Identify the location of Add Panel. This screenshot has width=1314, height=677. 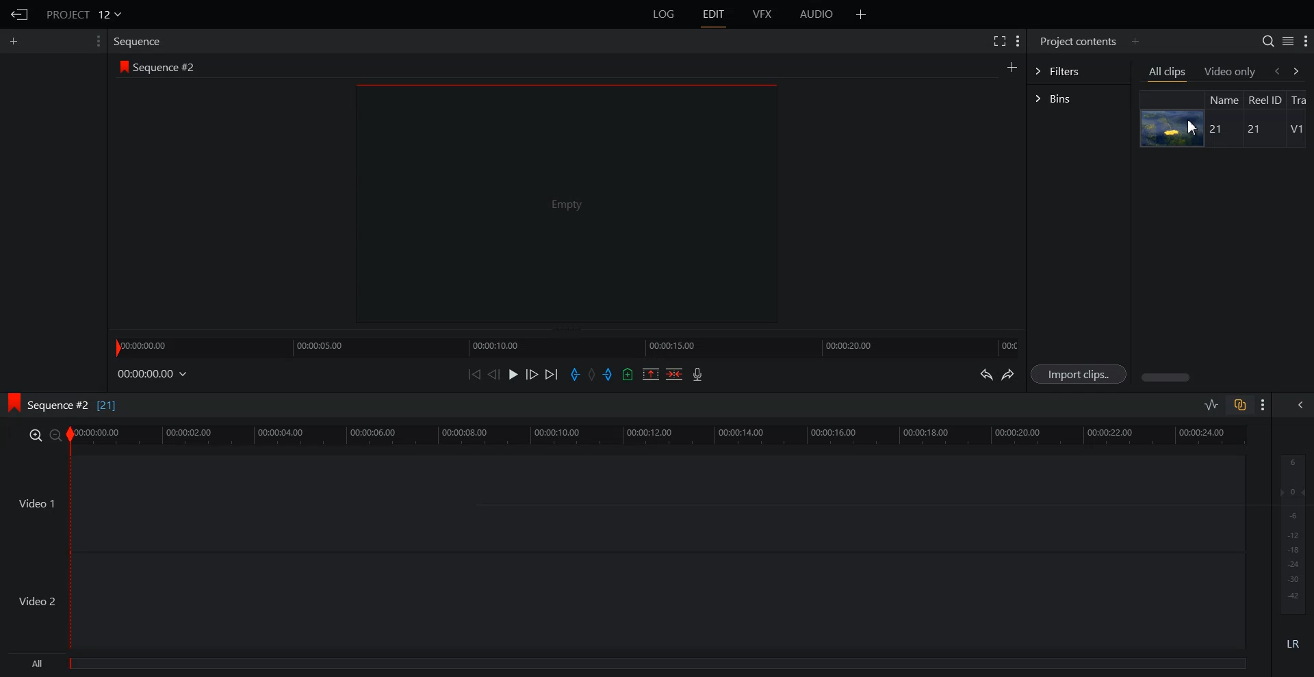
(1012, 66).